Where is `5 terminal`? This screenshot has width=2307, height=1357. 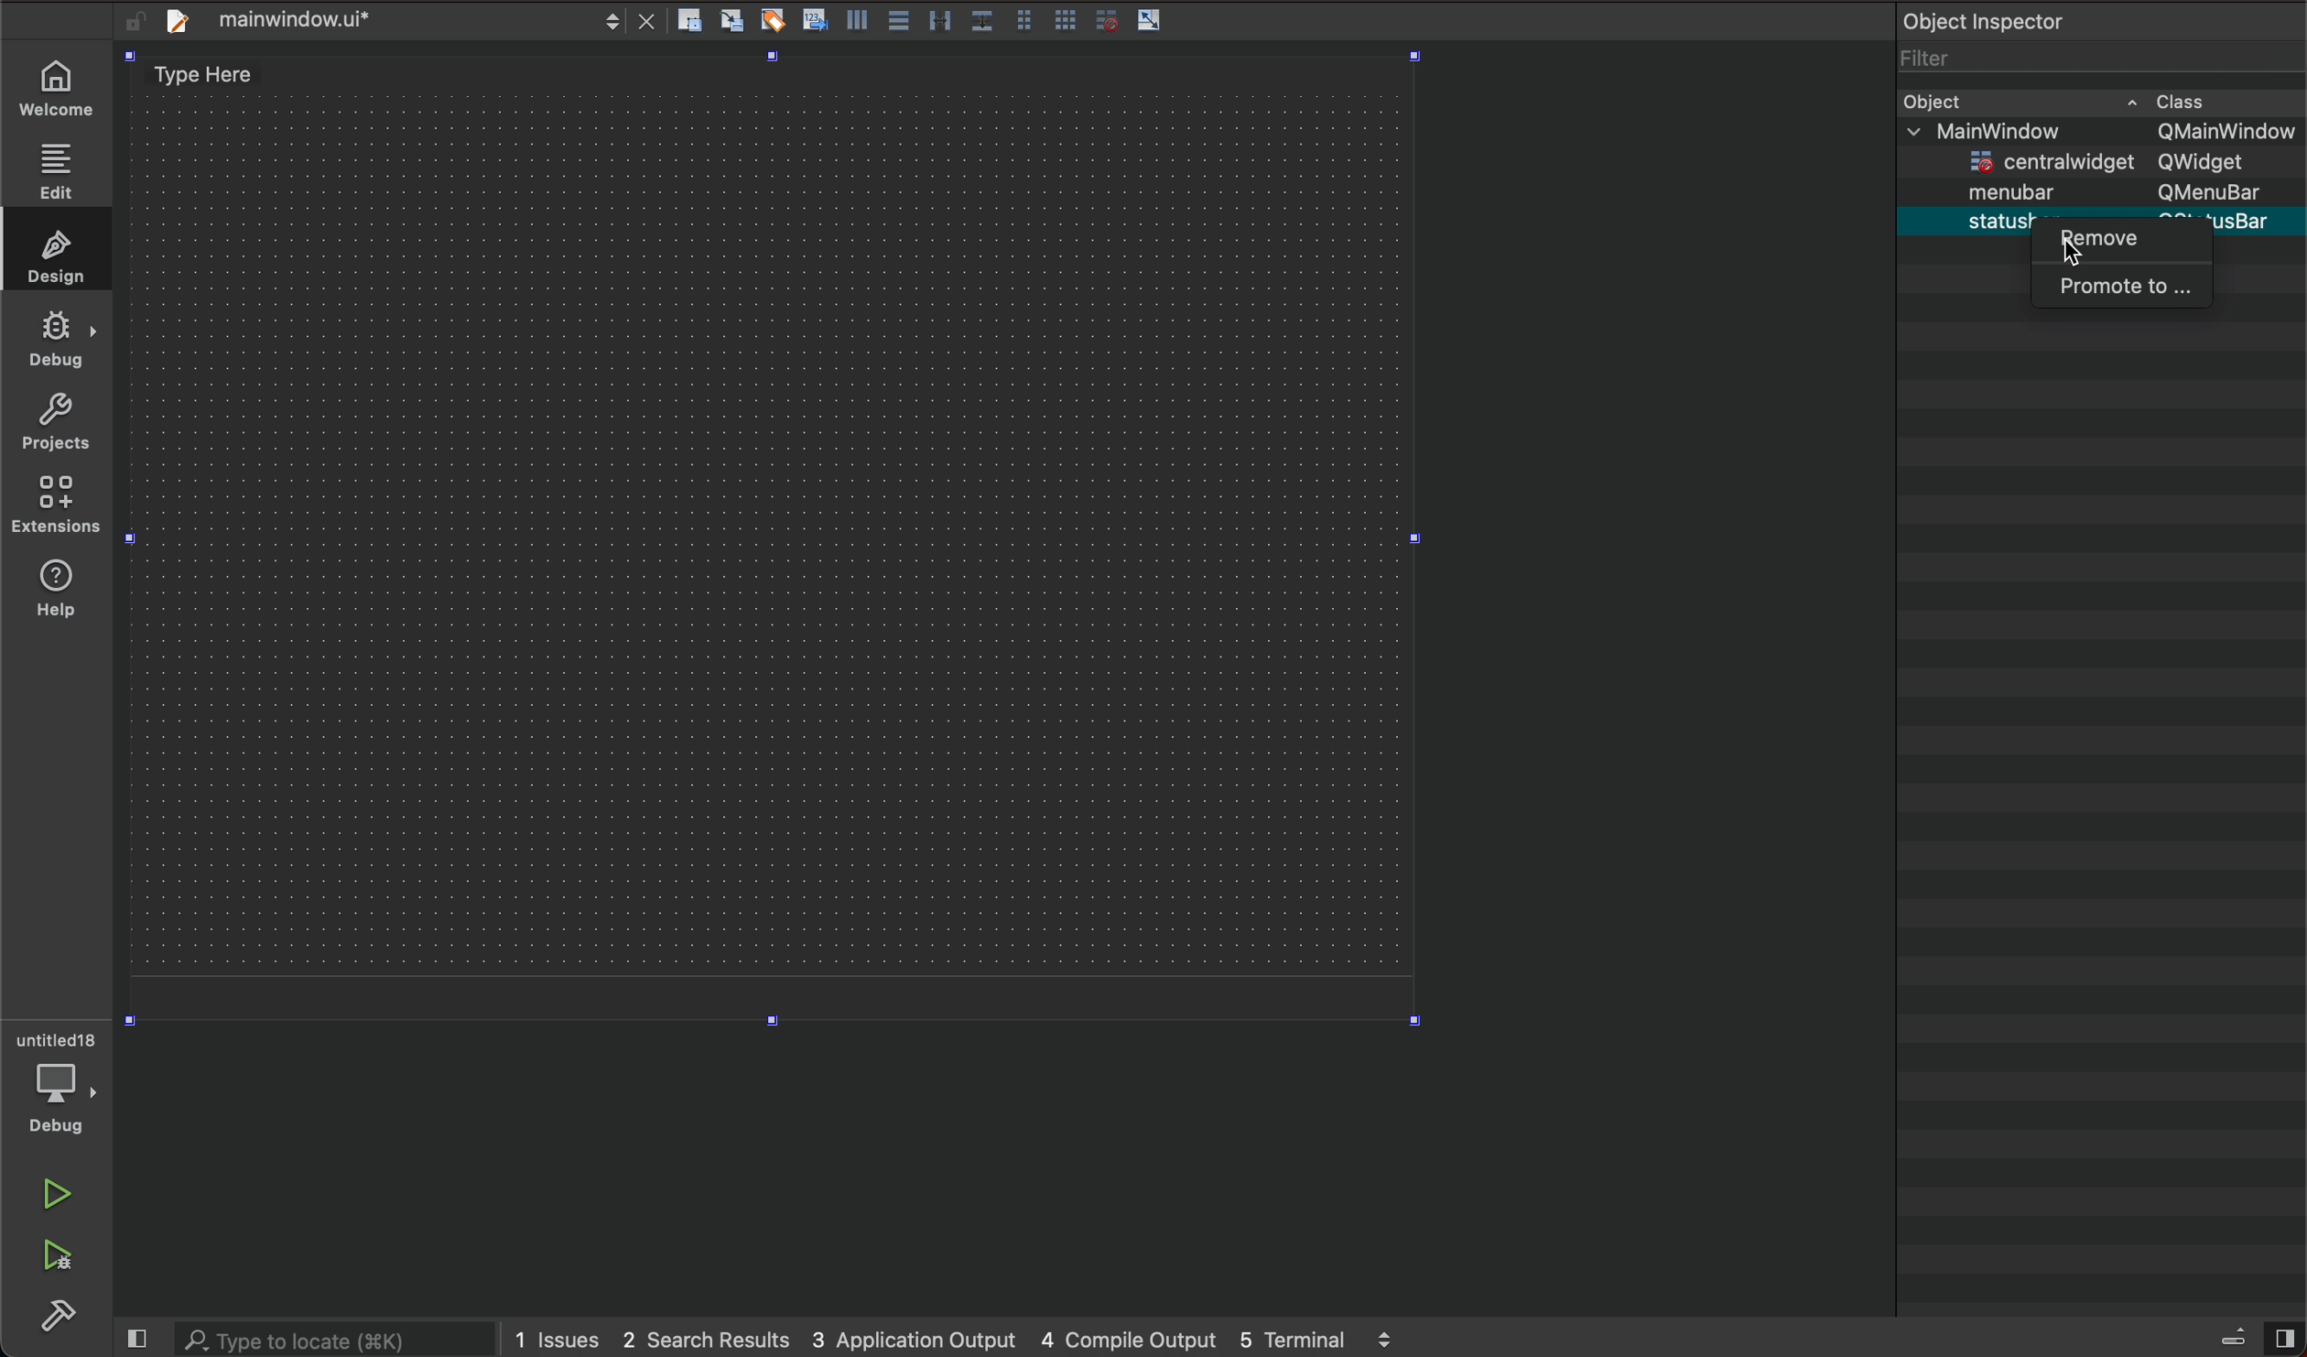 5 terminal is located at coordinates (1314, 1339).